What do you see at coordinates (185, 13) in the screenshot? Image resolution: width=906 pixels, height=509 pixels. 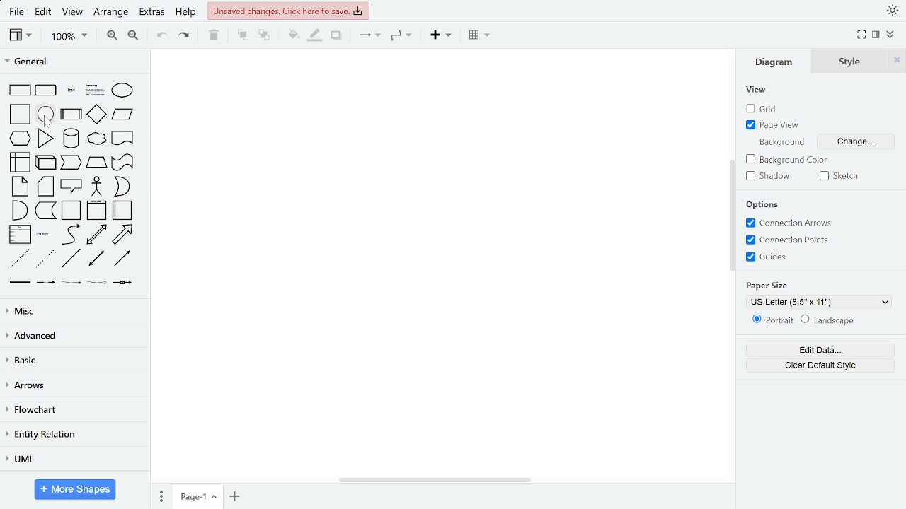 I see `help` at bounding box center [185, 13].